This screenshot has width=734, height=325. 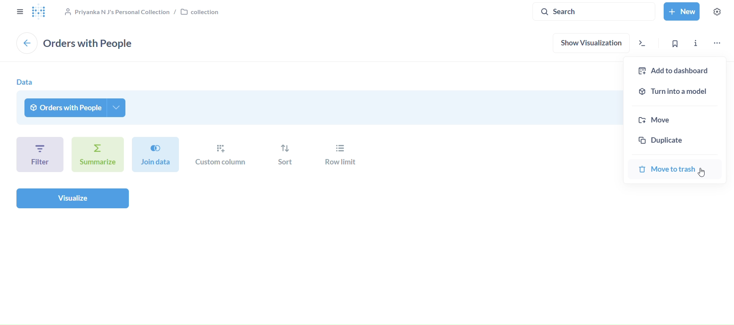 I want to click on move, so click(x=674, y=121).